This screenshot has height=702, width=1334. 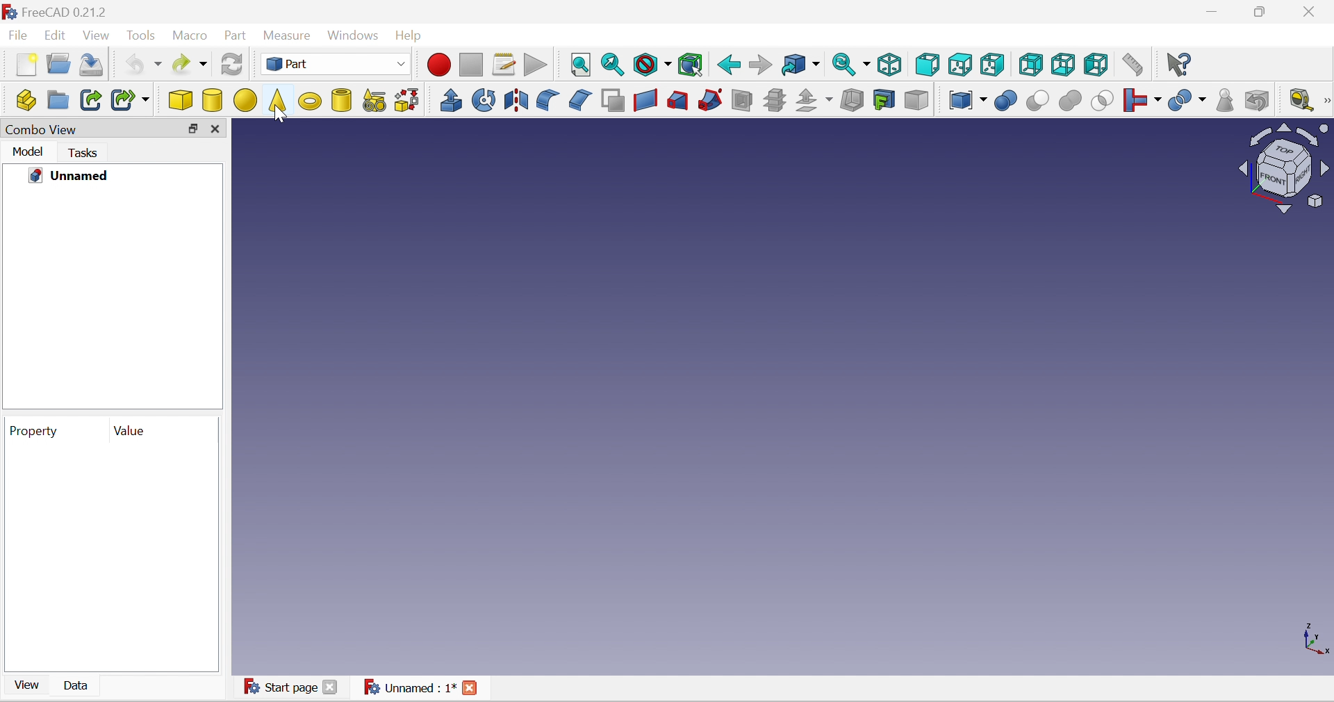 What do you see at coordinates (440, 65) in the screenshot?
I see `Macro recording` at bounding box center [440, 65].